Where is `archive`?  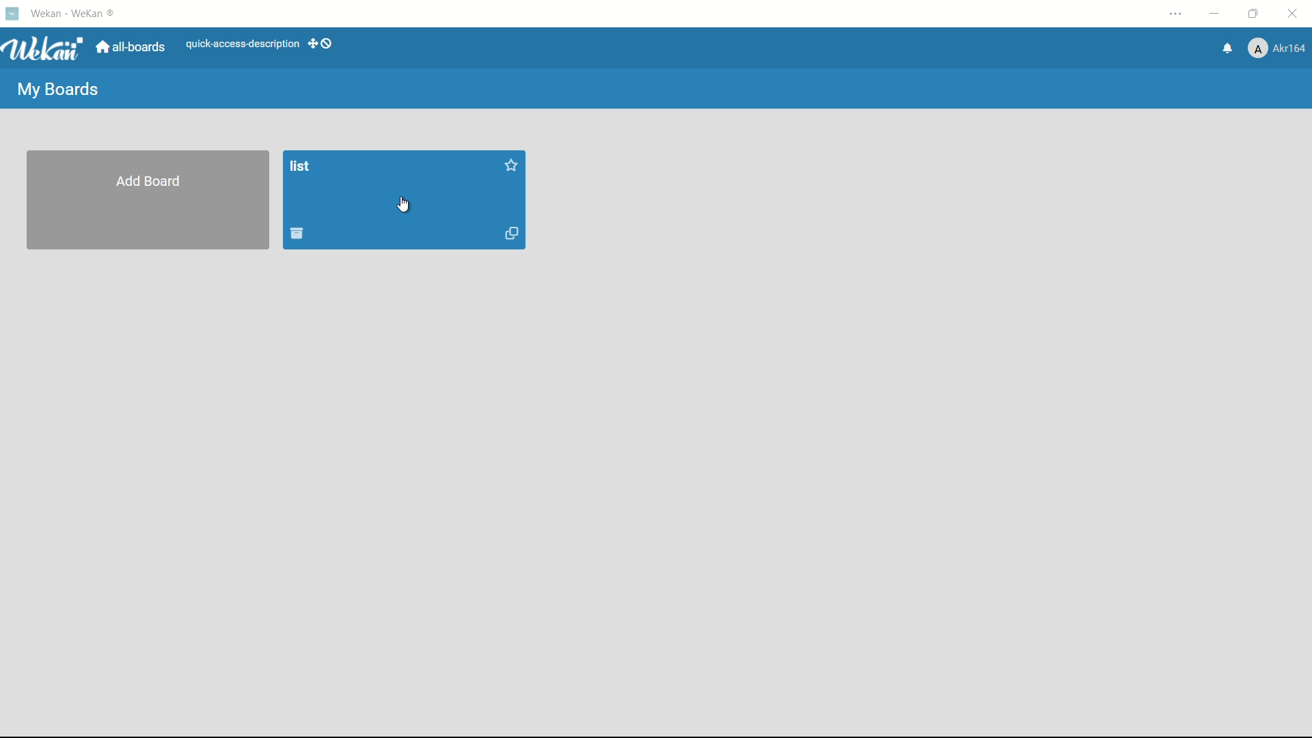 archive is located at coordinates (299, 234).